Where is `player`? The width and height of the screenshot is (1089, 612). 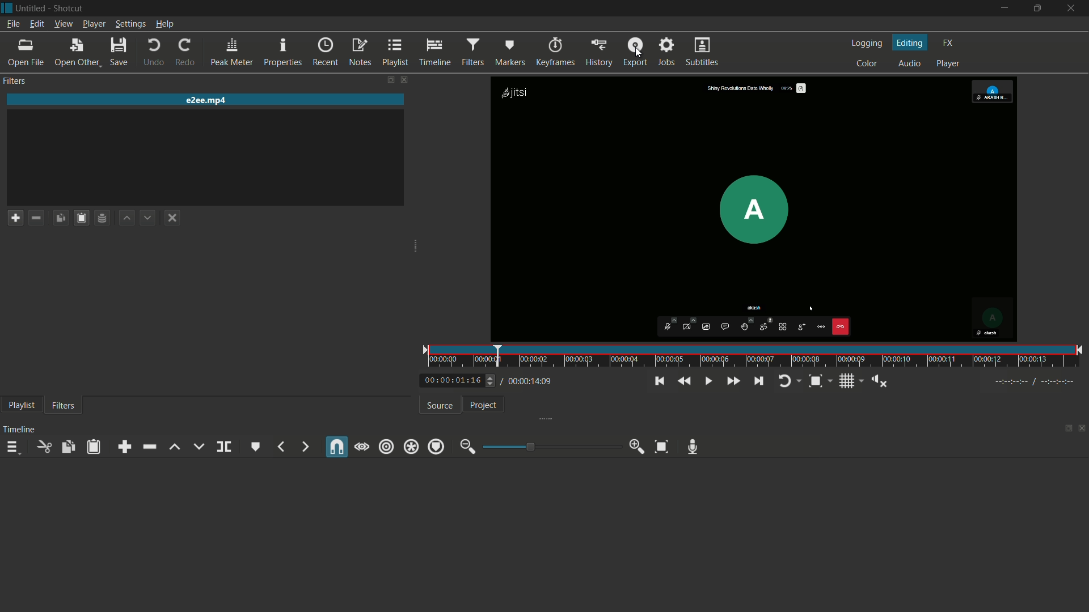
player is located at coordinates (949, 64).